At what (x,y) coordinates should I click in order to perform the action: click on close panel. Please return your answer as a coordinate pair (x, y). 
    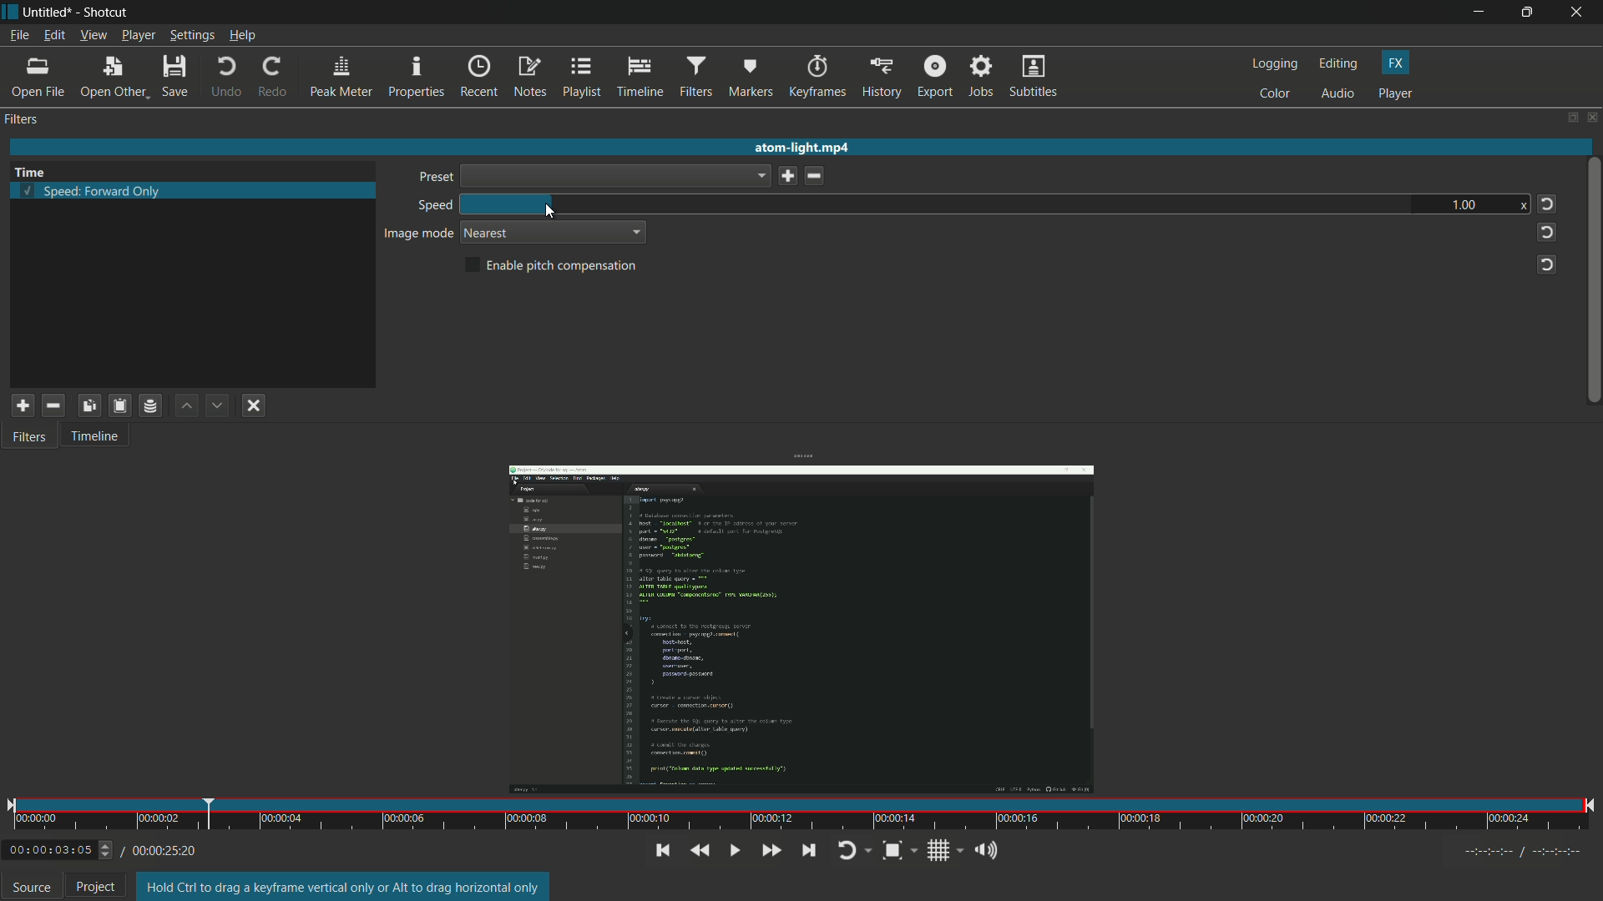
    Looking at the image, I should click on (1593, 117).